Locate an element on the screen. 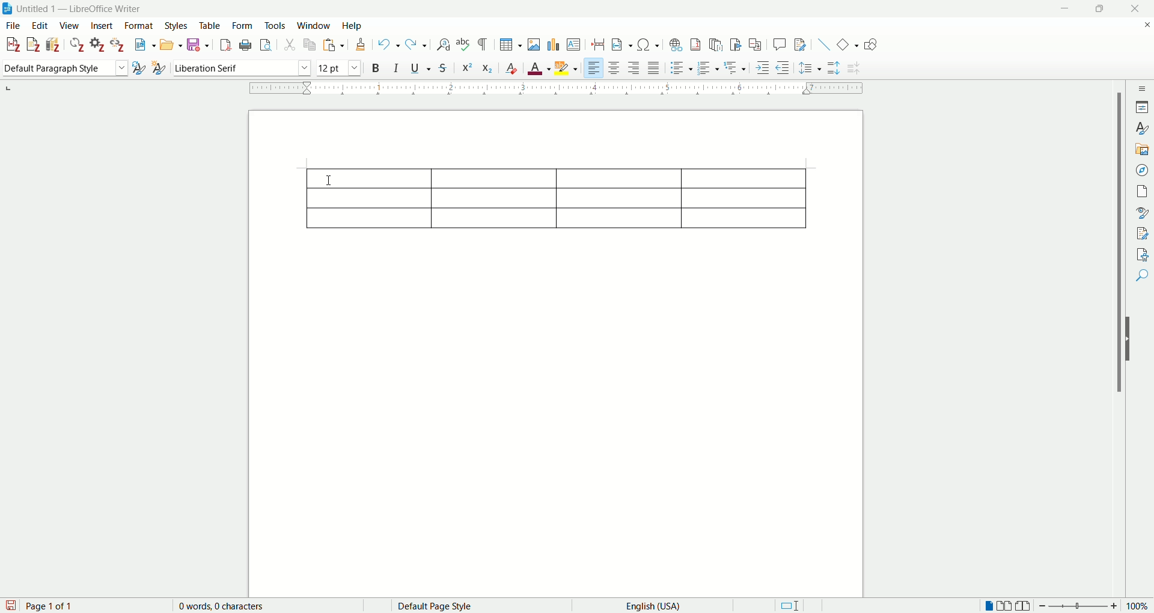 Image resolution: width=1154 pixels, height=613 pixels. sidebar is located at coordinates (1143, 90).